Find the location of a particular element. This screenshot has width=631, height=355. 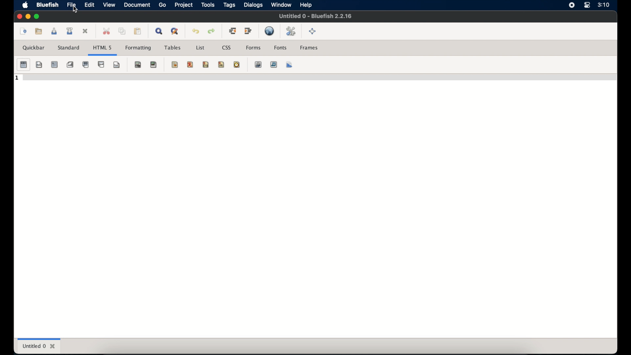

view is located at coordinates (109, 5).